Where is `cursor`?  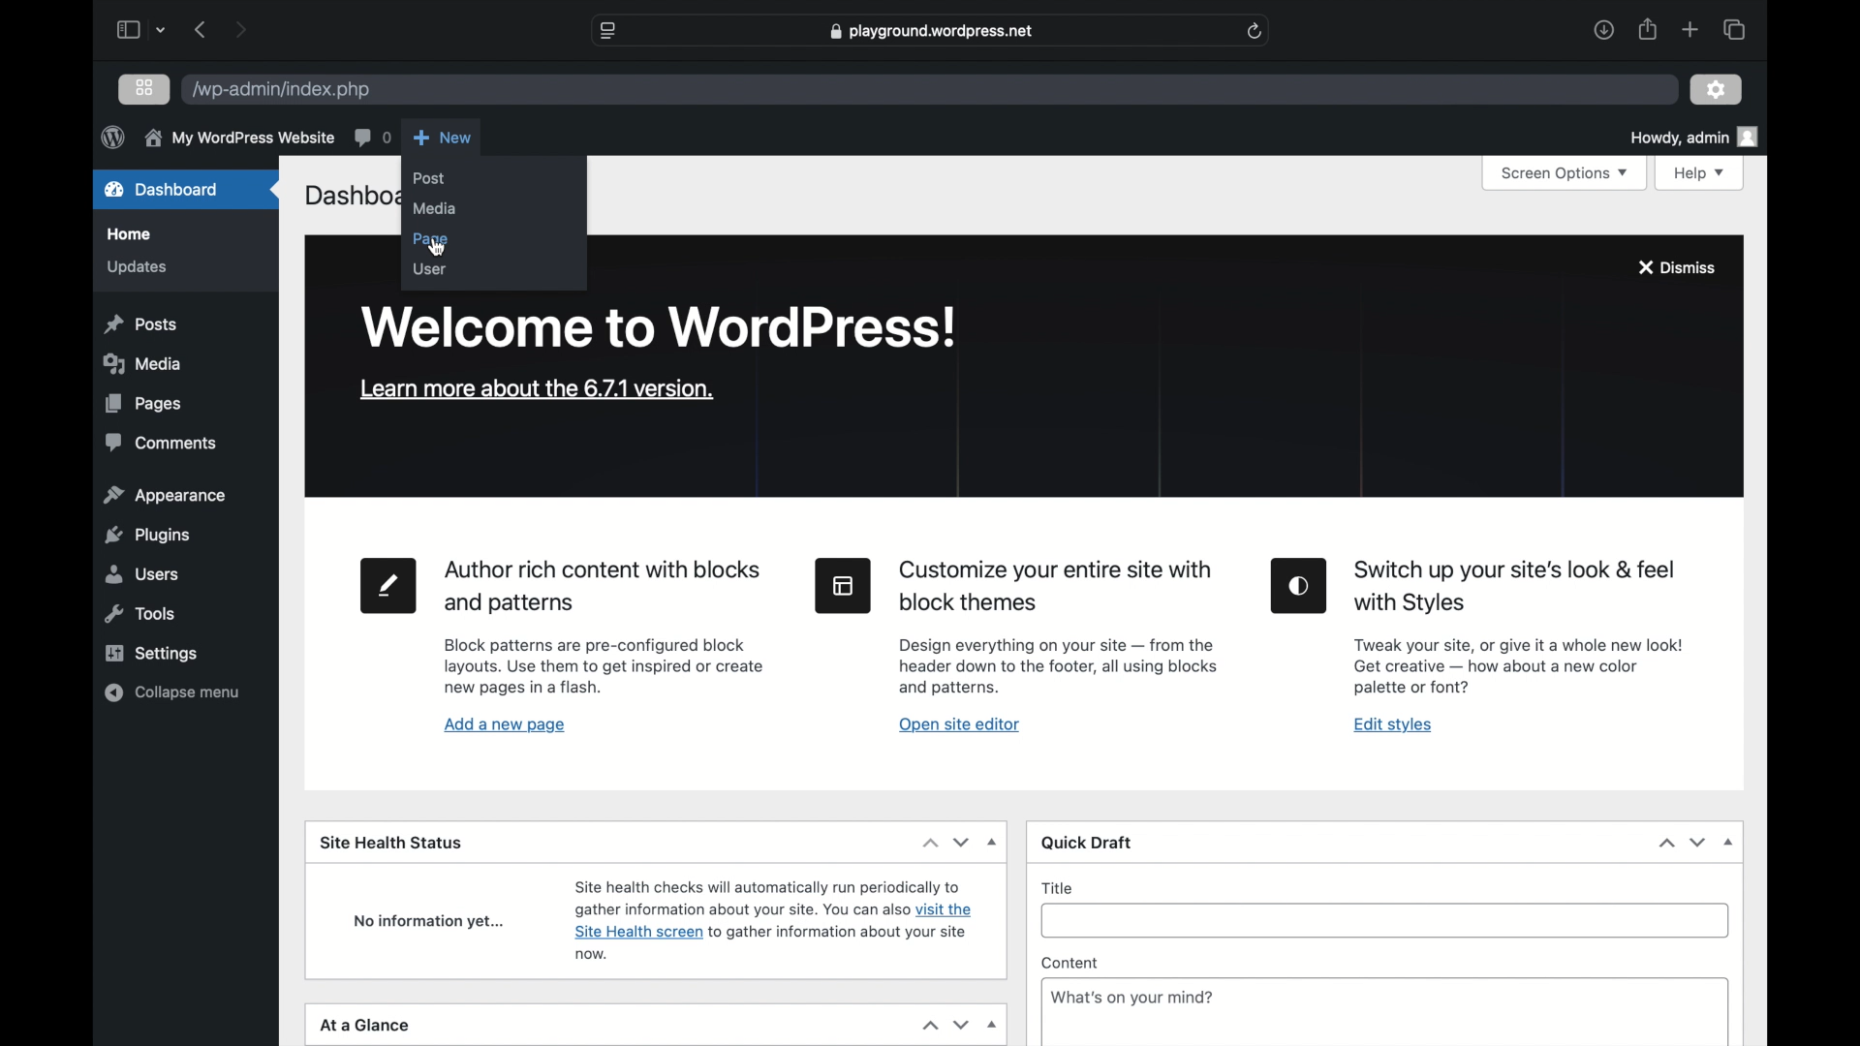 cursor is located at coordinates (436, 248).